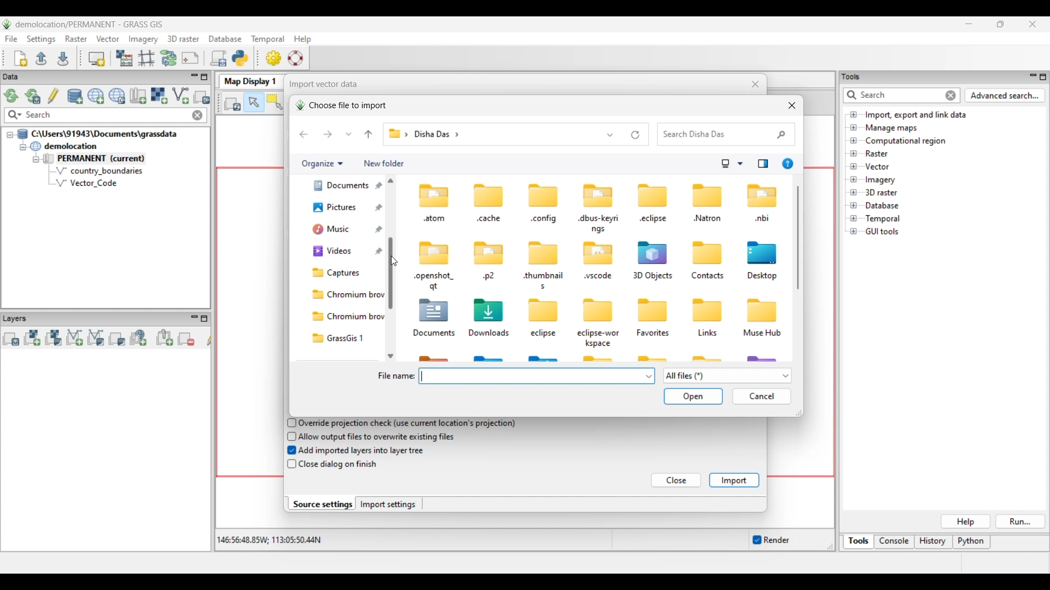 This screenshot has height=590, width=1050. Describe the element at coordinates (762, 397) in the screenshot. I see `Cancel inputs` at that location.